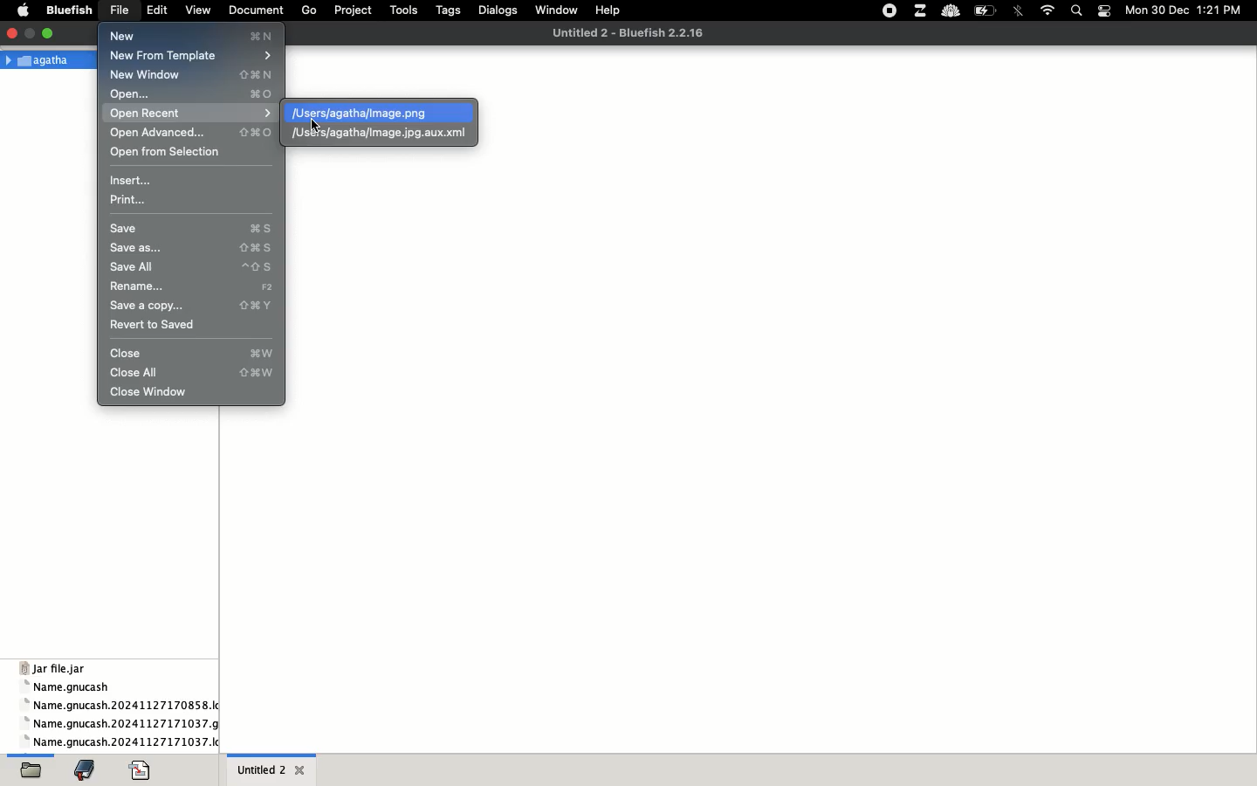 This screenshot has height=786, width=1257. Describe the element at coordinates (310, 11) in the screenshot. I see `go` at that location.